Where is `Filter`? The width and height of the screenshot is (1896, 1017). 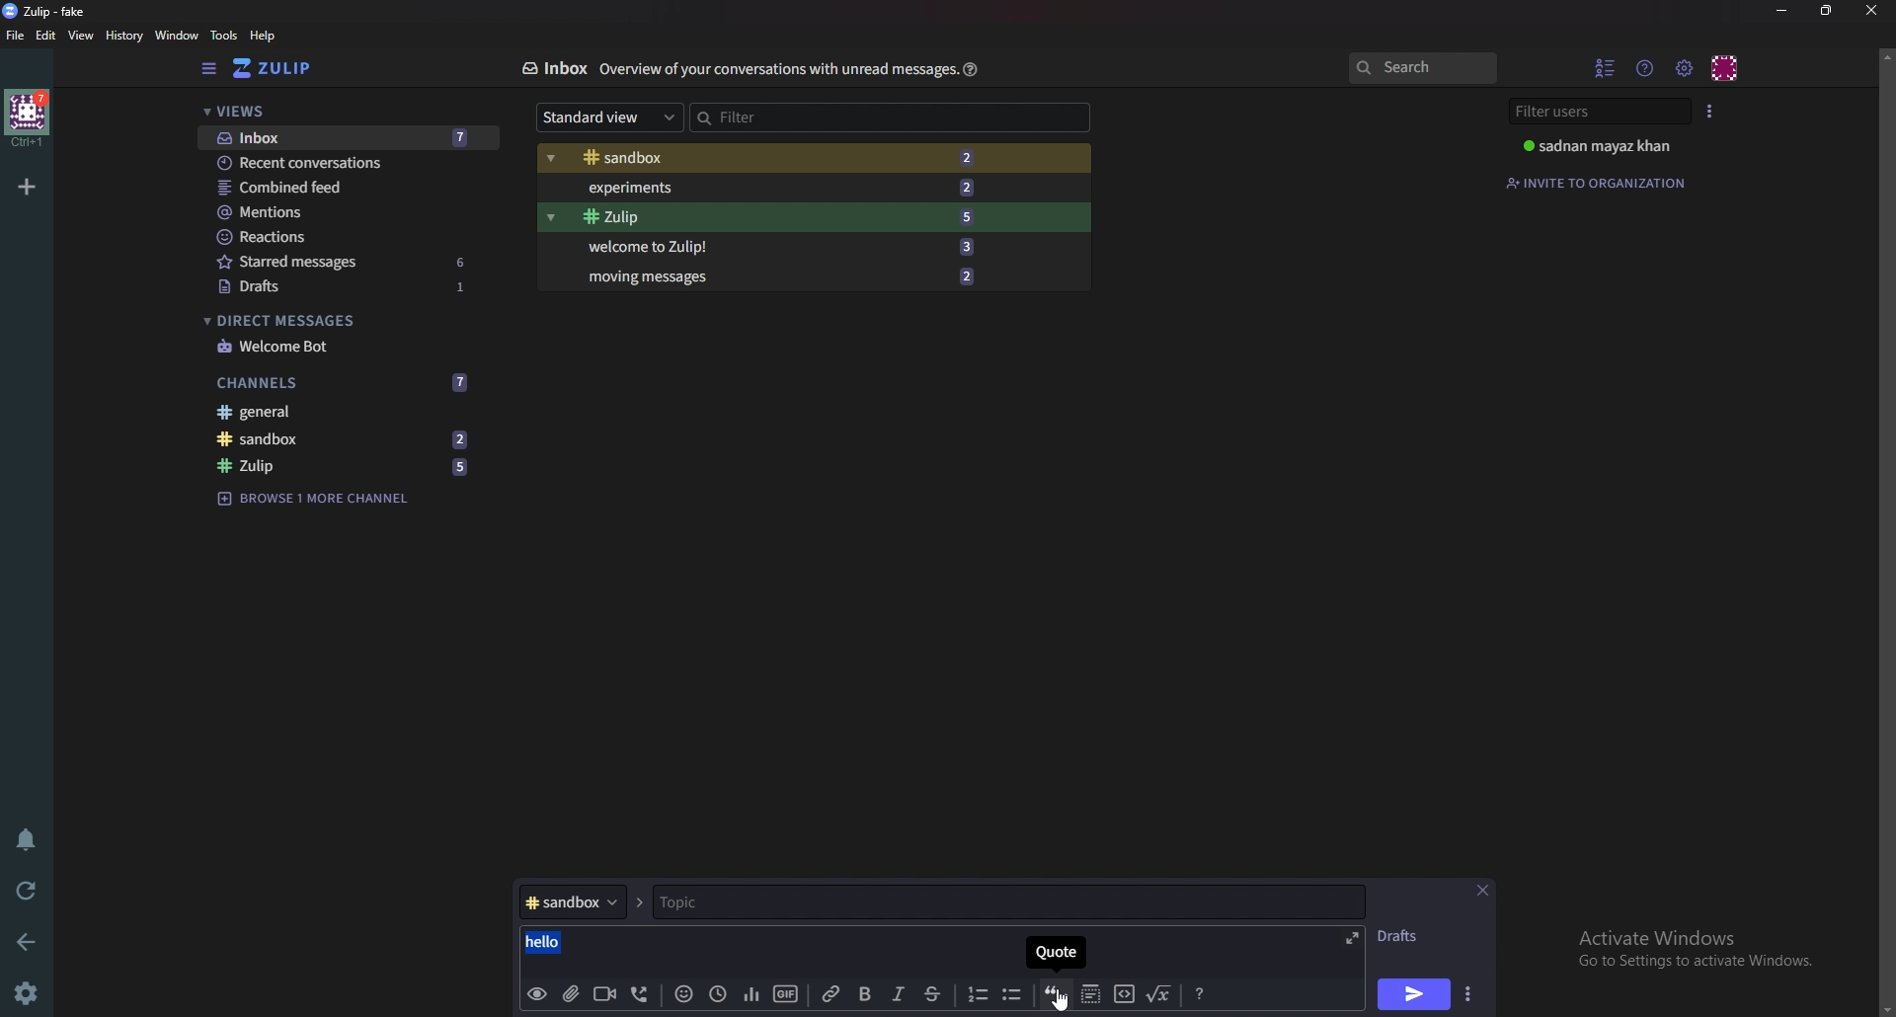
Filter is located at coordinates (891, 117).